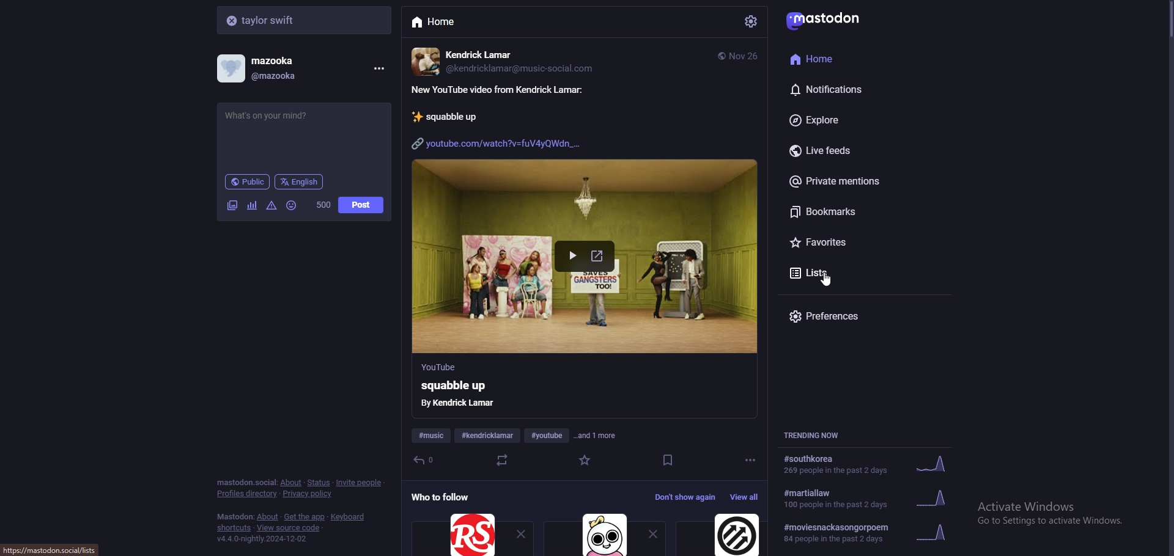 The width and height of the screenshot is (1174, 556). I want to click on live feeds, so click(868, 152).